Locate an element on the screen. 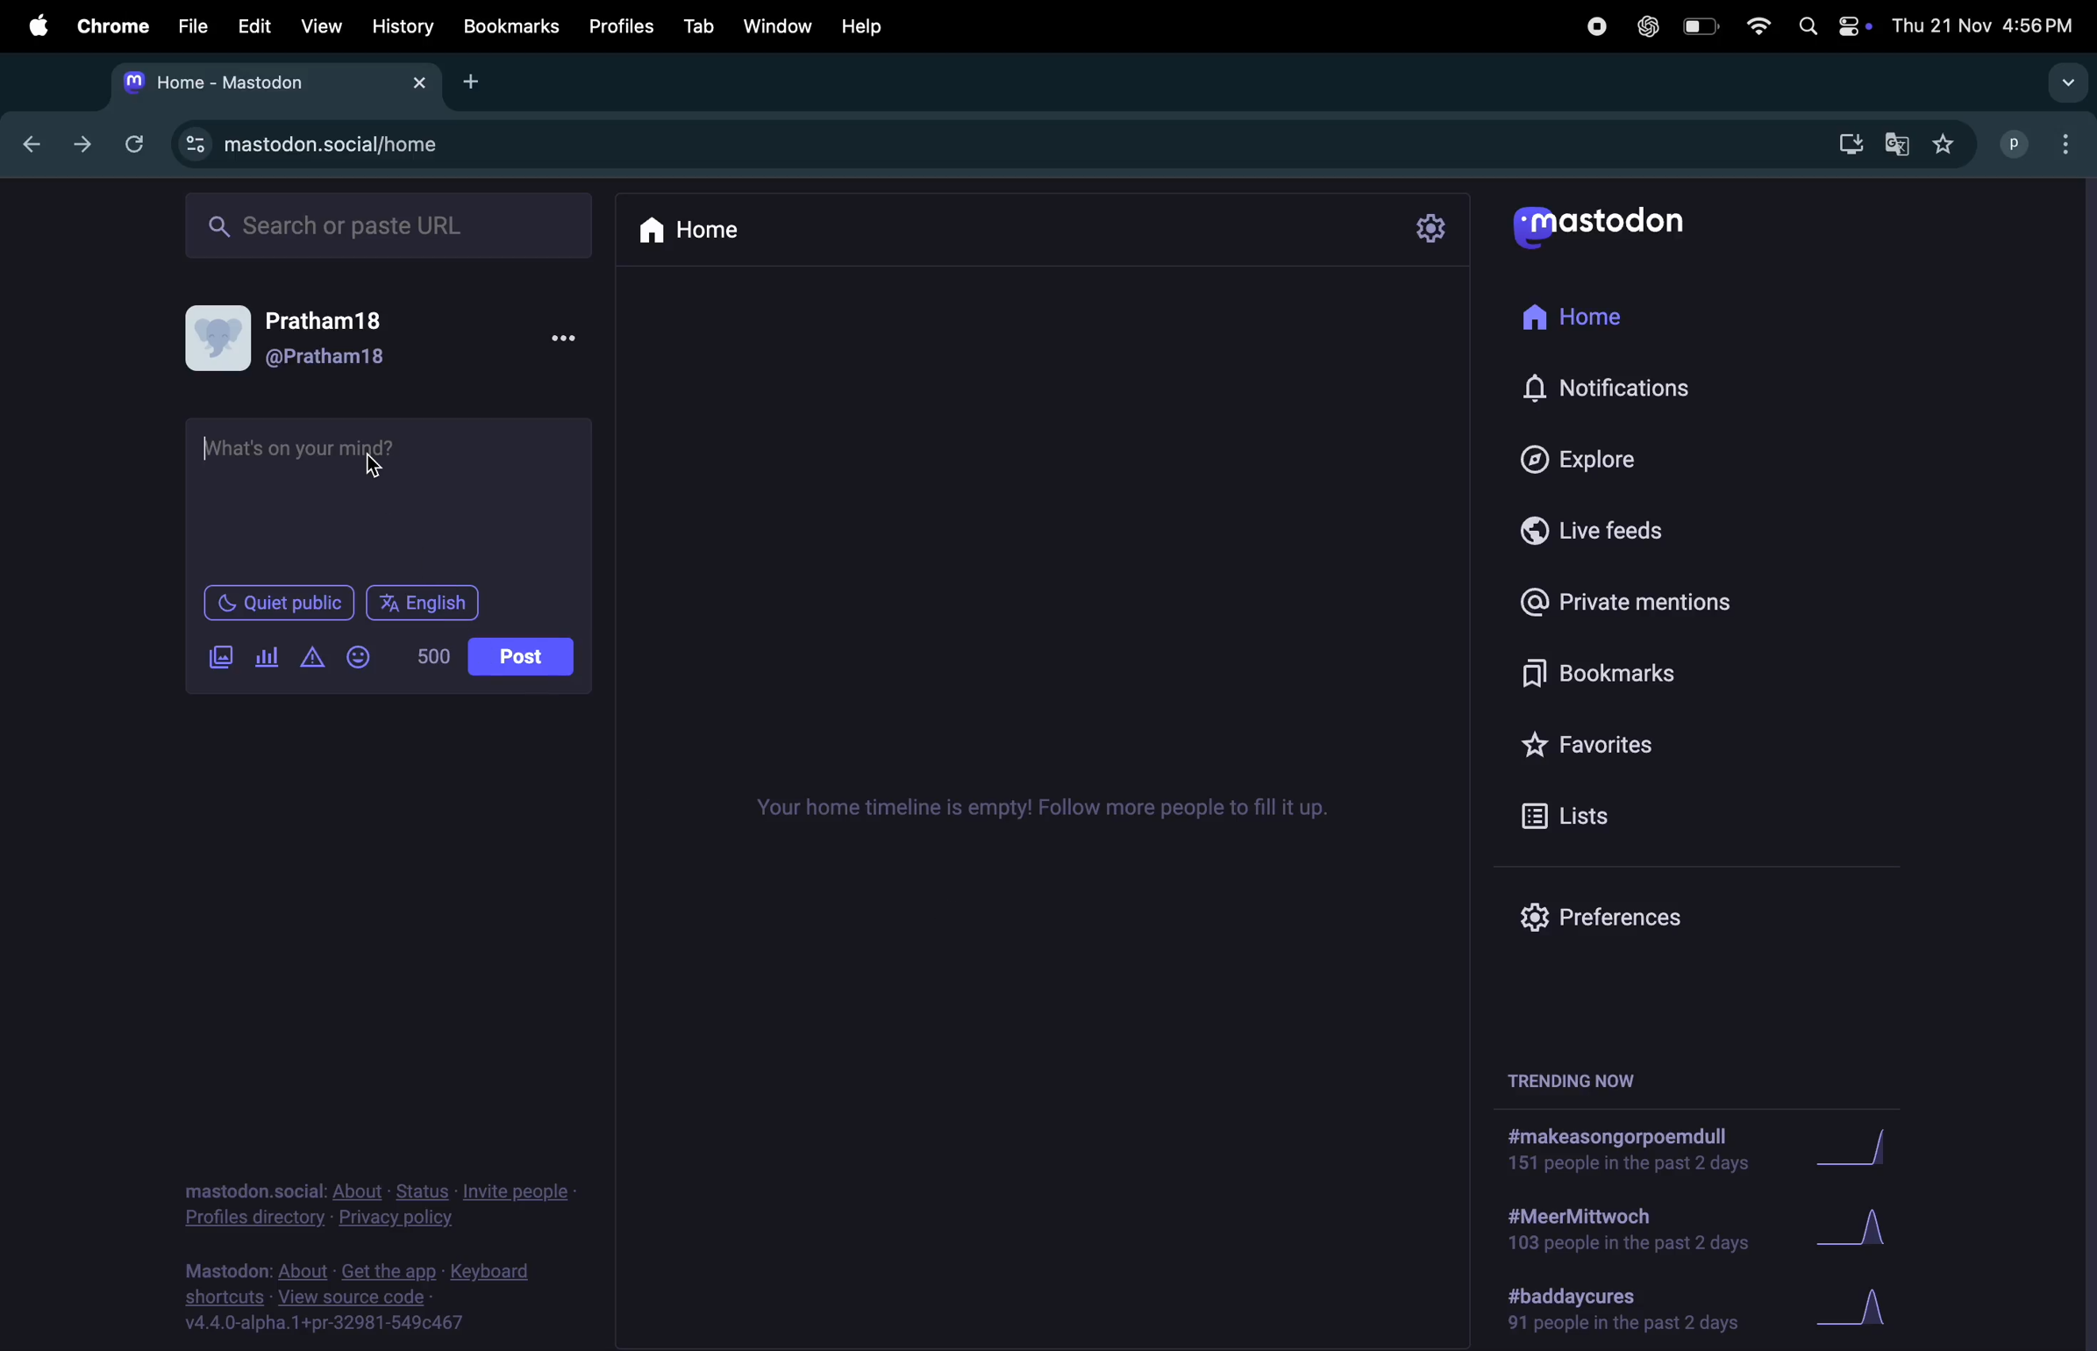 The height and width of the screenshot is (1351, 2097). bookmarks is located at coordinates (511, 28).